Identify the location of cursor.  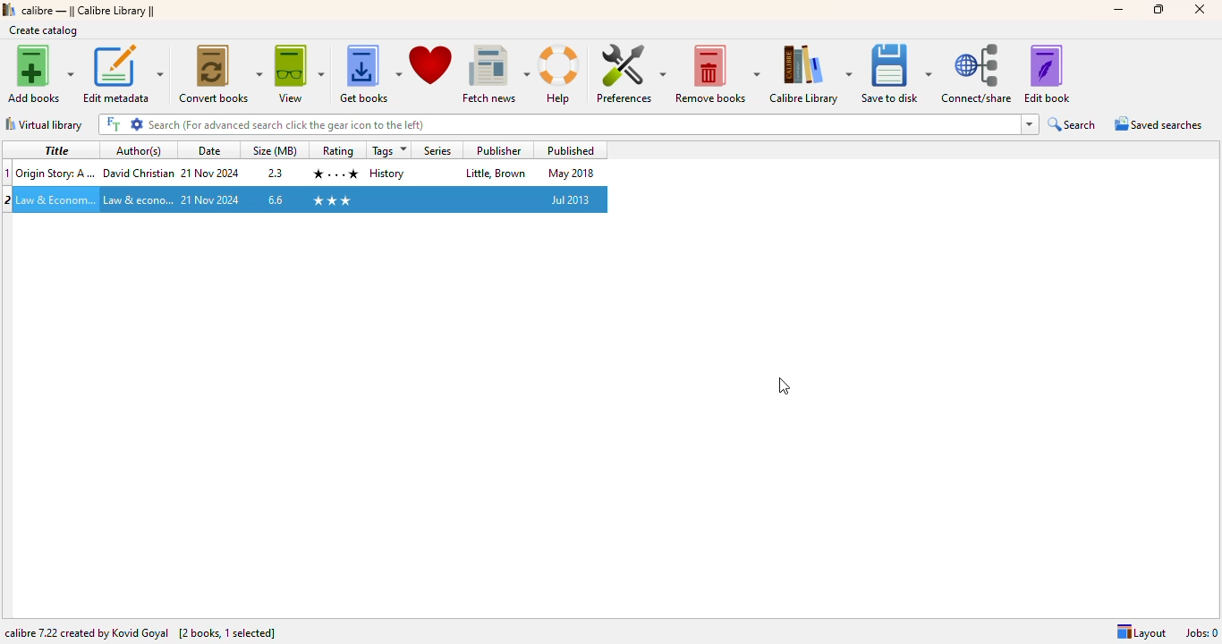
(93, 220).